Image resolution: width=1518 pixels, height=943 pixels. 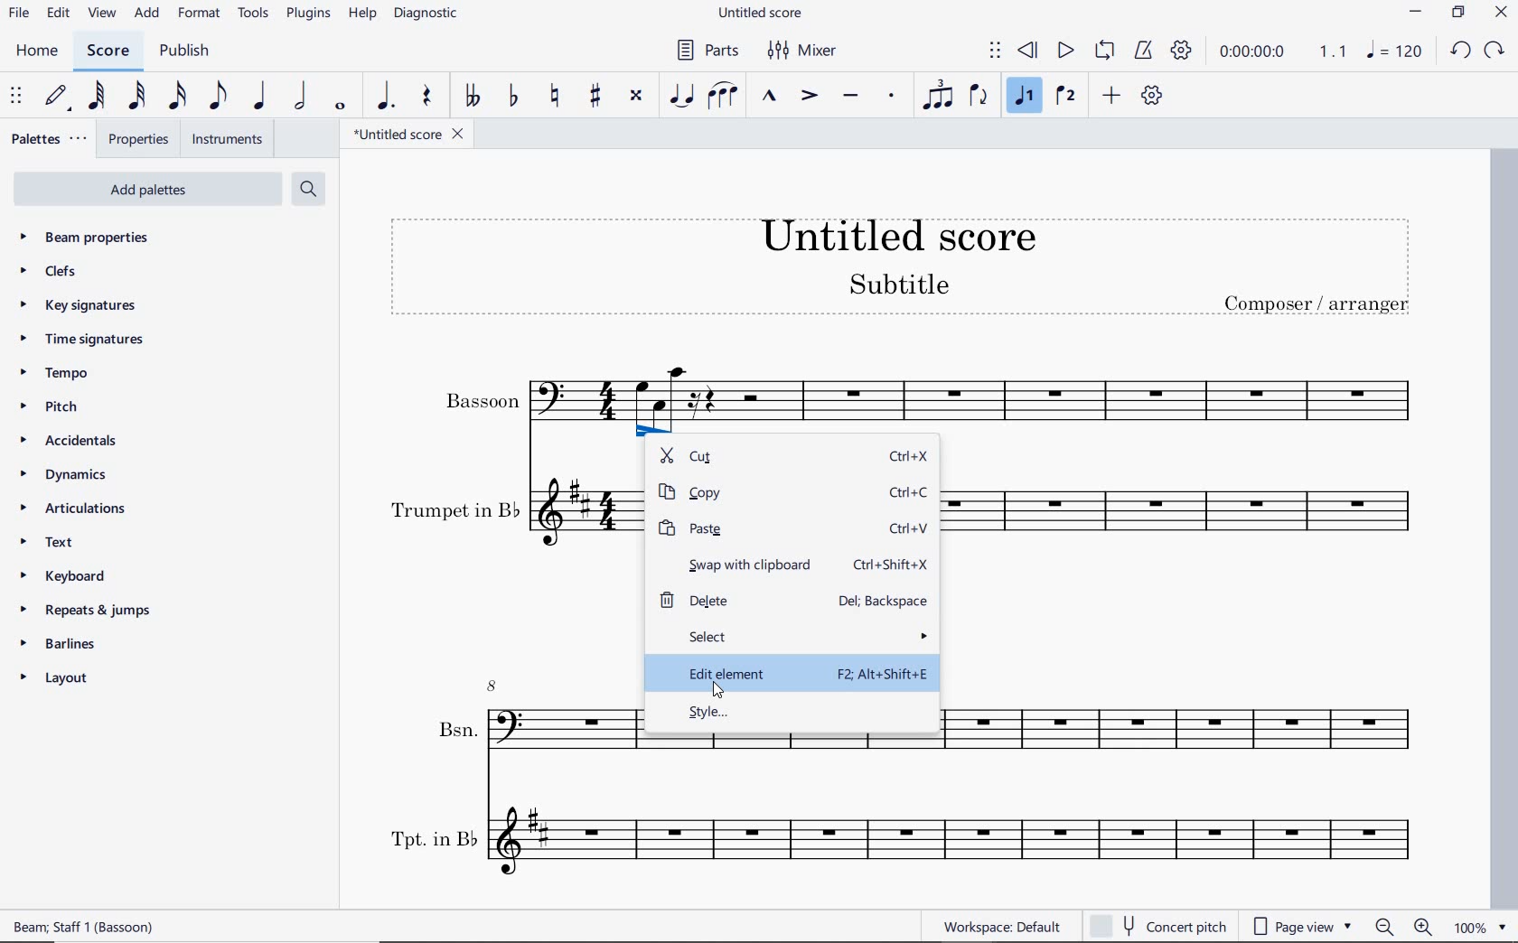 I want to click on file, so click(x=18, y=14).